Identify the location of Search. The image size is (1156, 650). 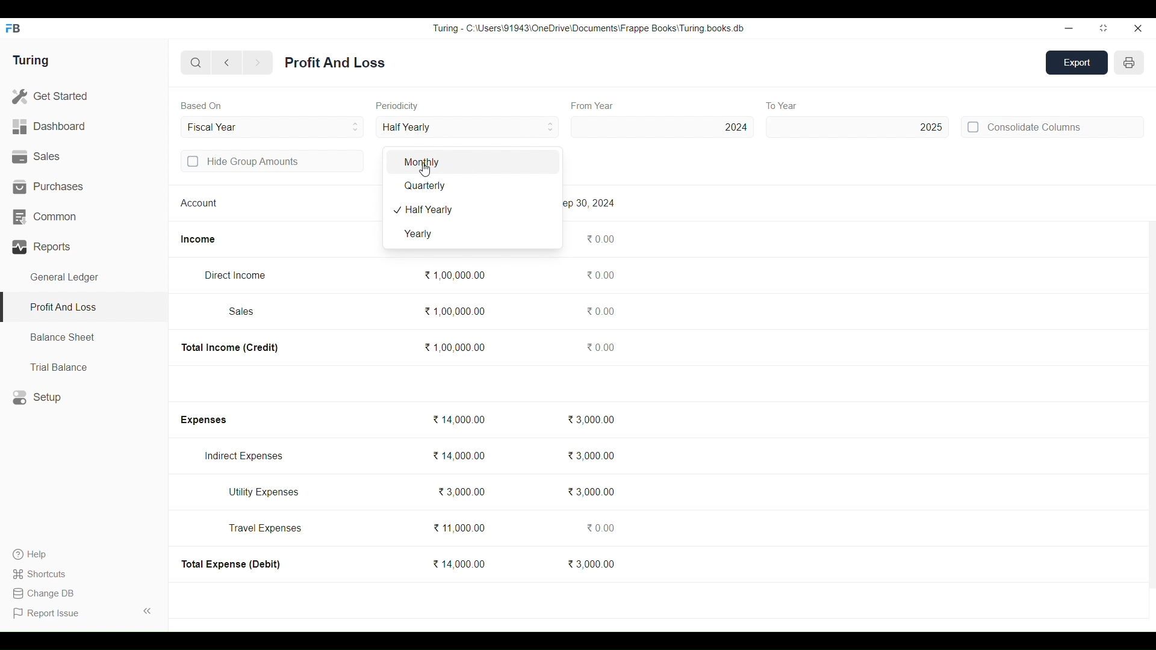
(196, 63).